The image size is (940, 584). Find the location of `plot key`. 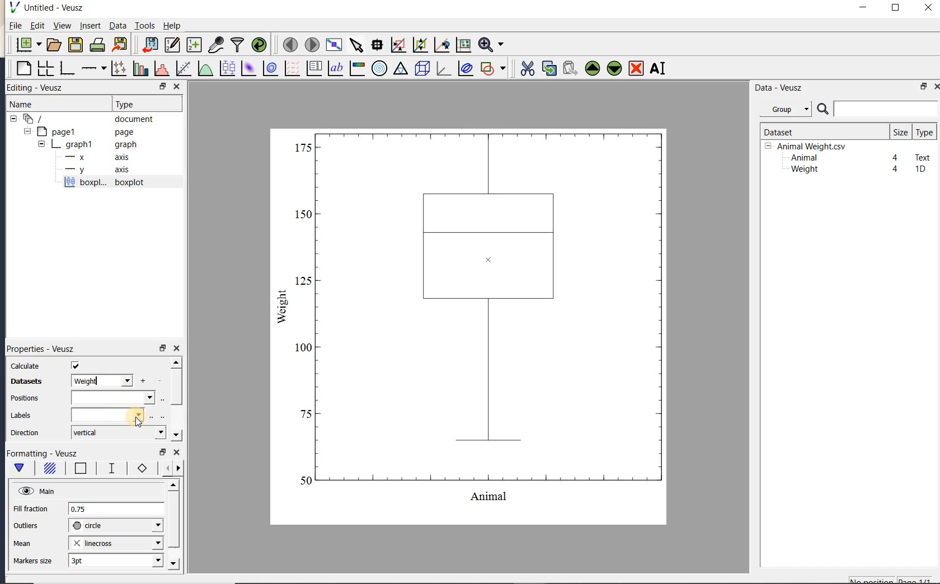

plot key is located at coordinates (313, 68).